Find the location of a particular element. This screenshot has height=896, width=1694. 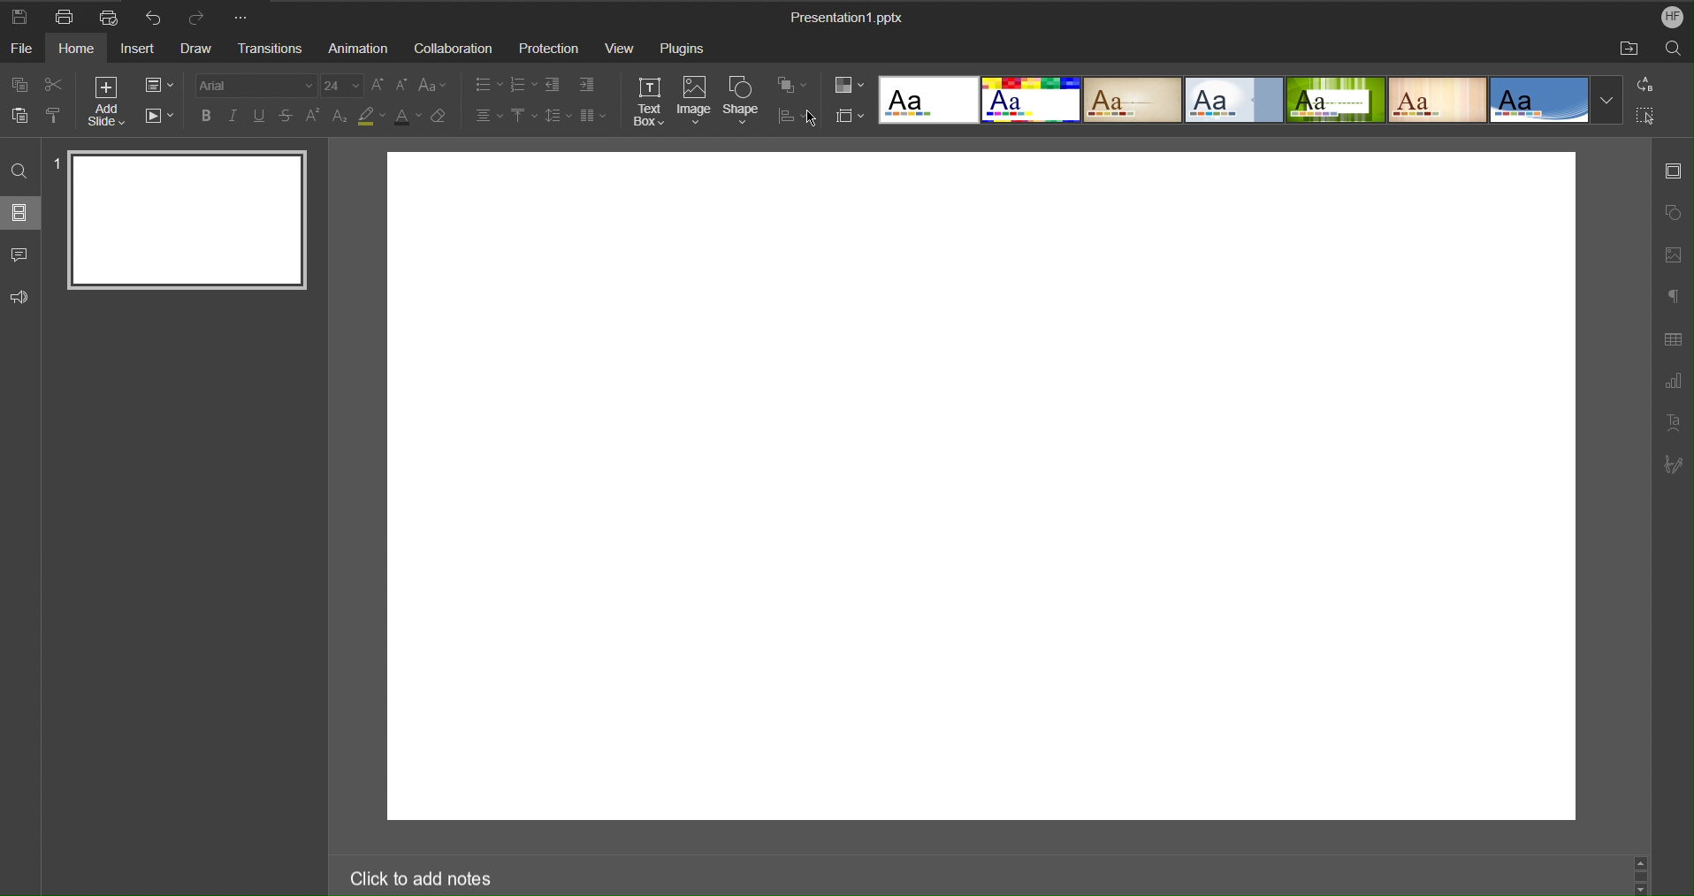

go down is located at coordinates (1642, 890).